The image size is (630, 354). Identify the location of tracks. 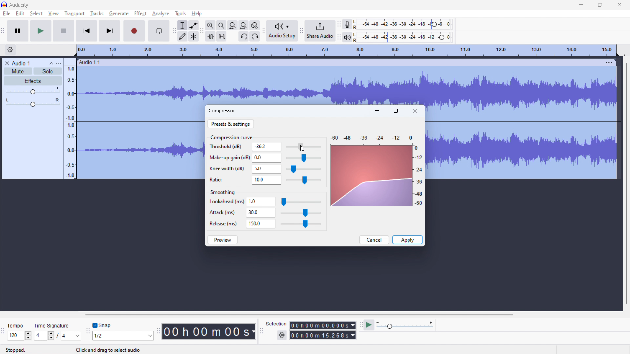
(96, 14).